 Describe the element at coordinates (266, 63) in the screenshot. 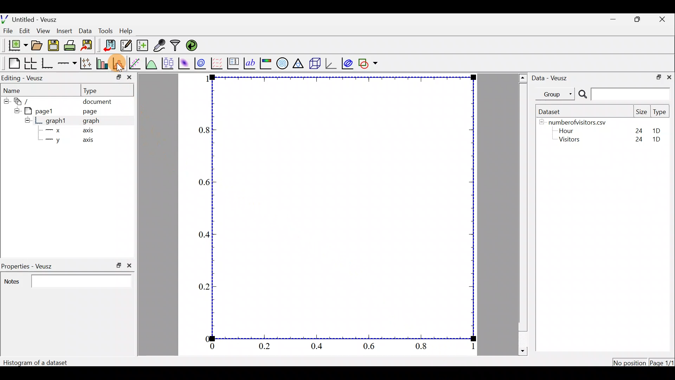

I see `image color bar` at that location.